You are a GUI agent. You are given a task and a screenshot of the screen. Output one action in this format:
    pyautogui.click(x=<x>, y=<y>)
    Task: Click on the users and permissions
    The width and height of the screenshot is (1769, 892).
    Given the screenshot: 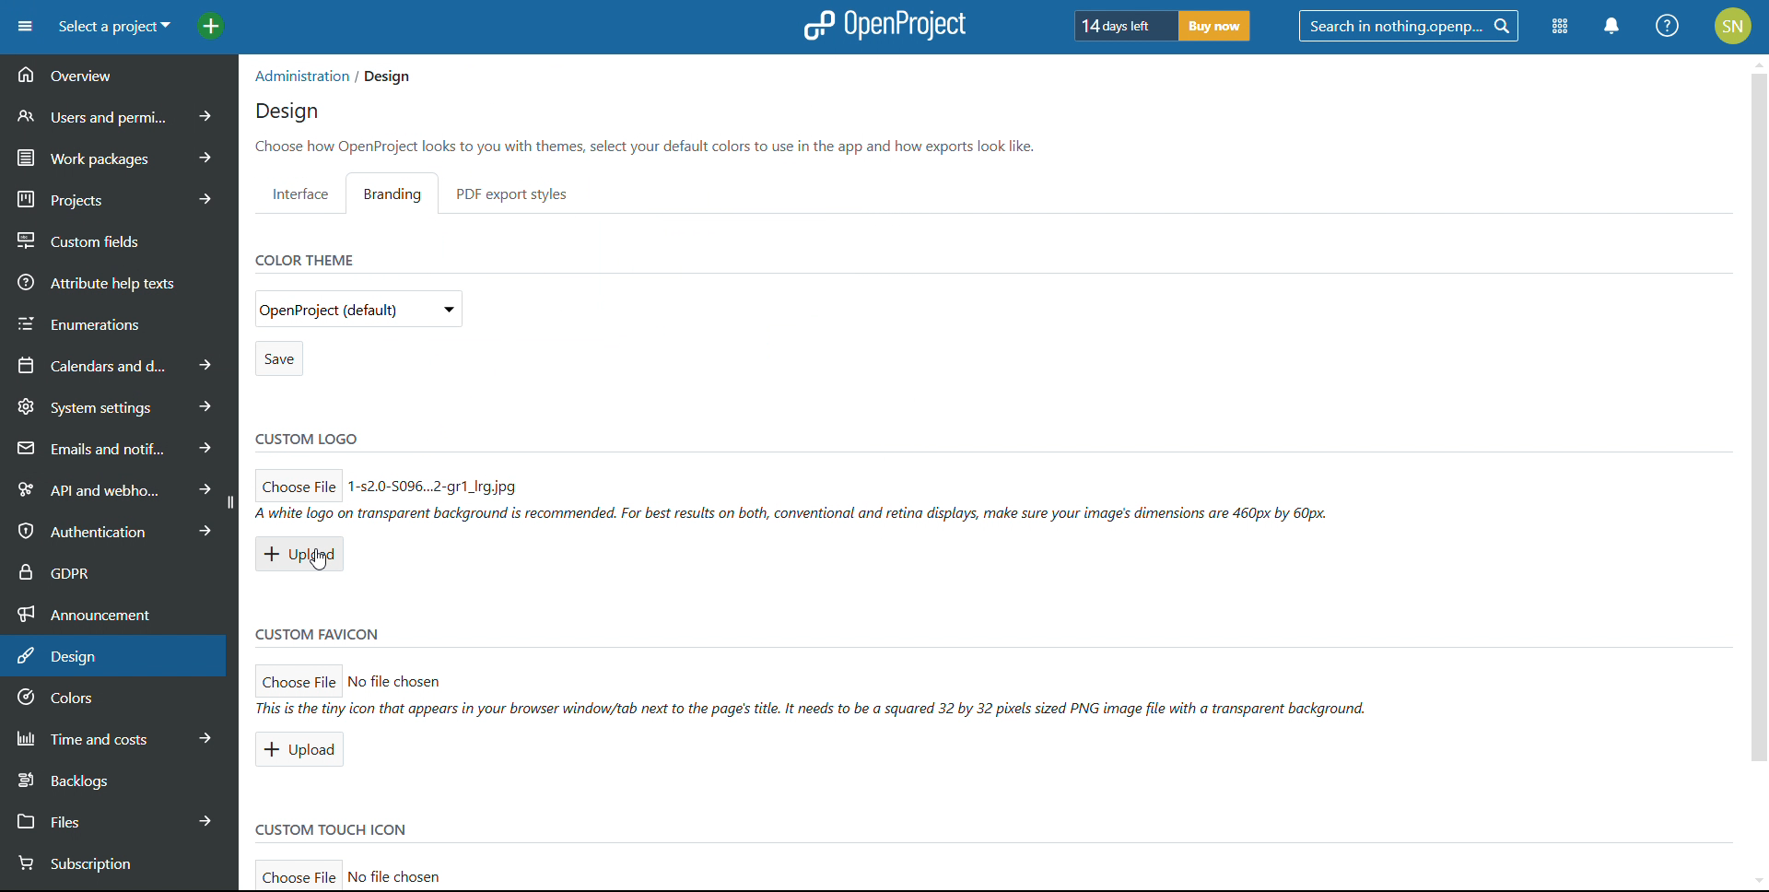 What is the action you would take?
    pyautogui.click(x=121, y=115)
    